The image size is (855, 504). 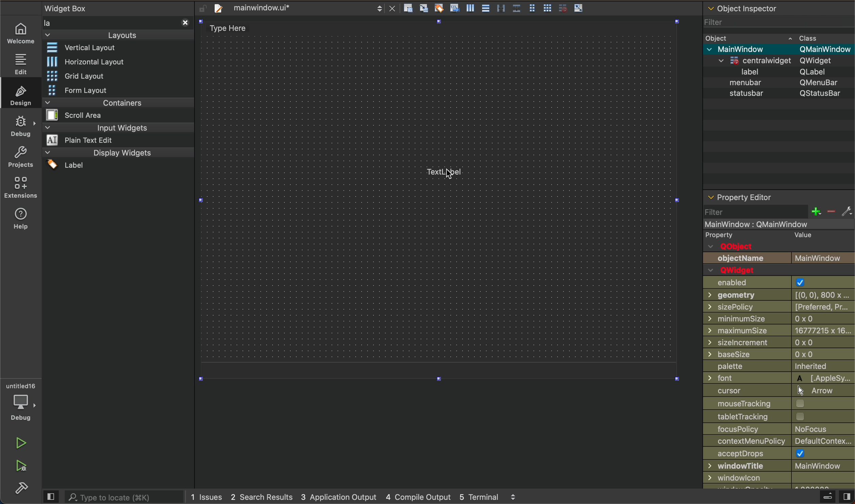 I want to click on mouse tracking, so click(x=769, y=404).